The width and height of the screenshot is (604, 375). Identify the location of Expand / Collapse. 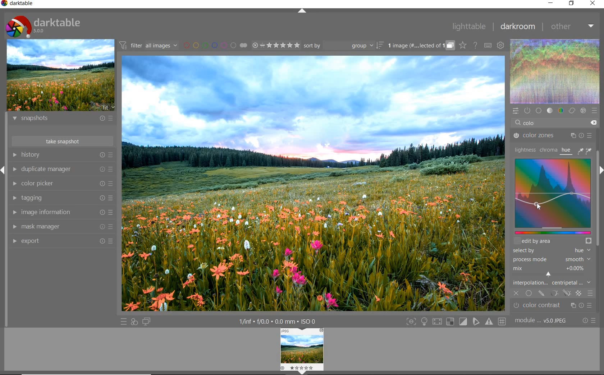
(4, 170).